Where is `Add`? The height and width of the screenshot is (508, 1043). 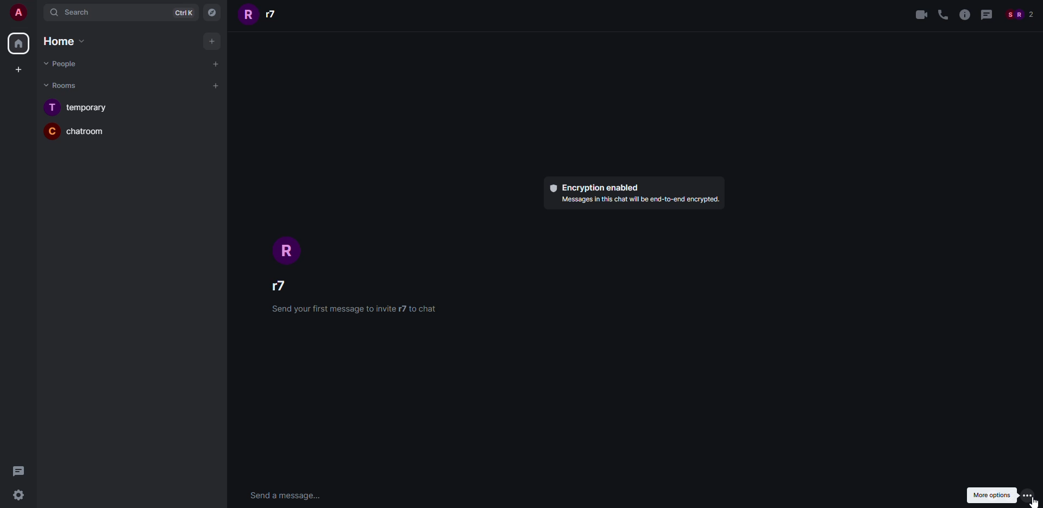
Add is located at coordinates (212, 40).